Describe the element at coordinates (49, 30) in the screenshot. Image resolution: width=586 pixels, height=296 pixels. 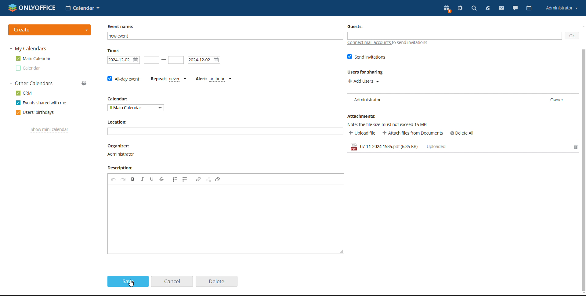
I see `create` at that location.